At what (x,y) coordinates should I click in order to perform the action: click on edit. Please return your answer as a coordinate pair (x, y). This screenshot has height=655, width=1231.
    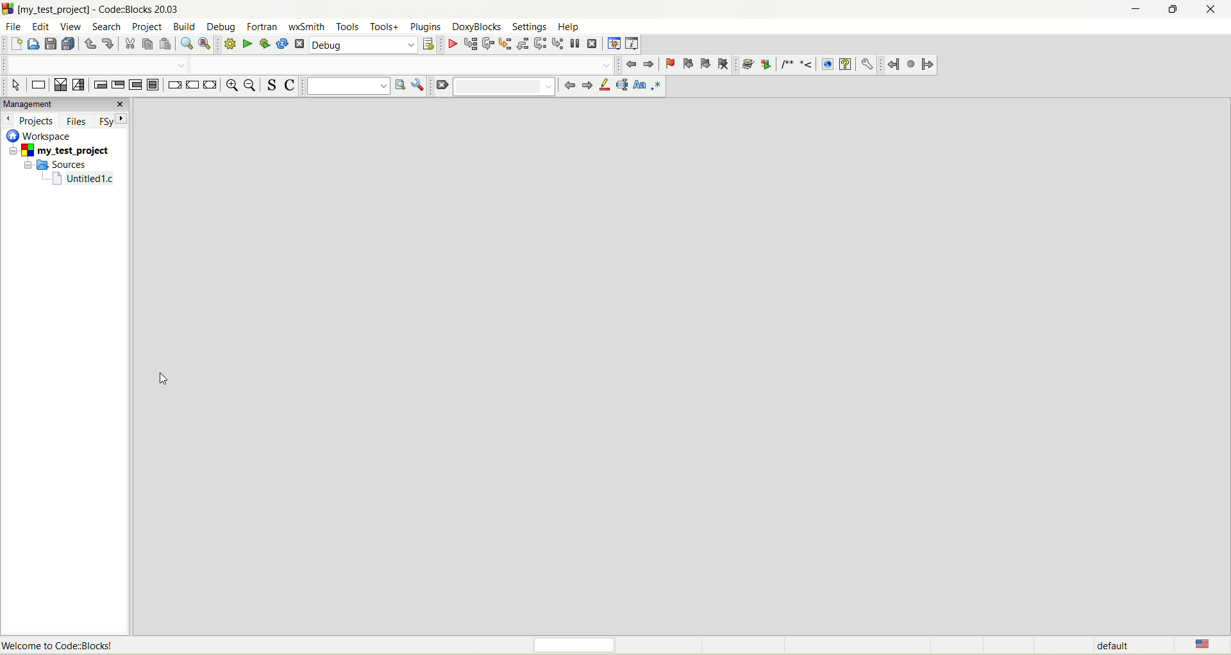
    Looking at the image, I should click on (42, 27).